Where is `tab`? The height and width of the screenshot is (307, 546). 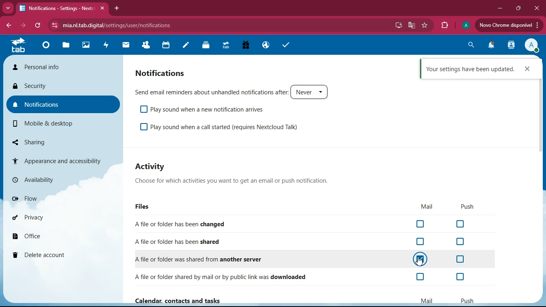 tab is located at coordinates (18, 46).